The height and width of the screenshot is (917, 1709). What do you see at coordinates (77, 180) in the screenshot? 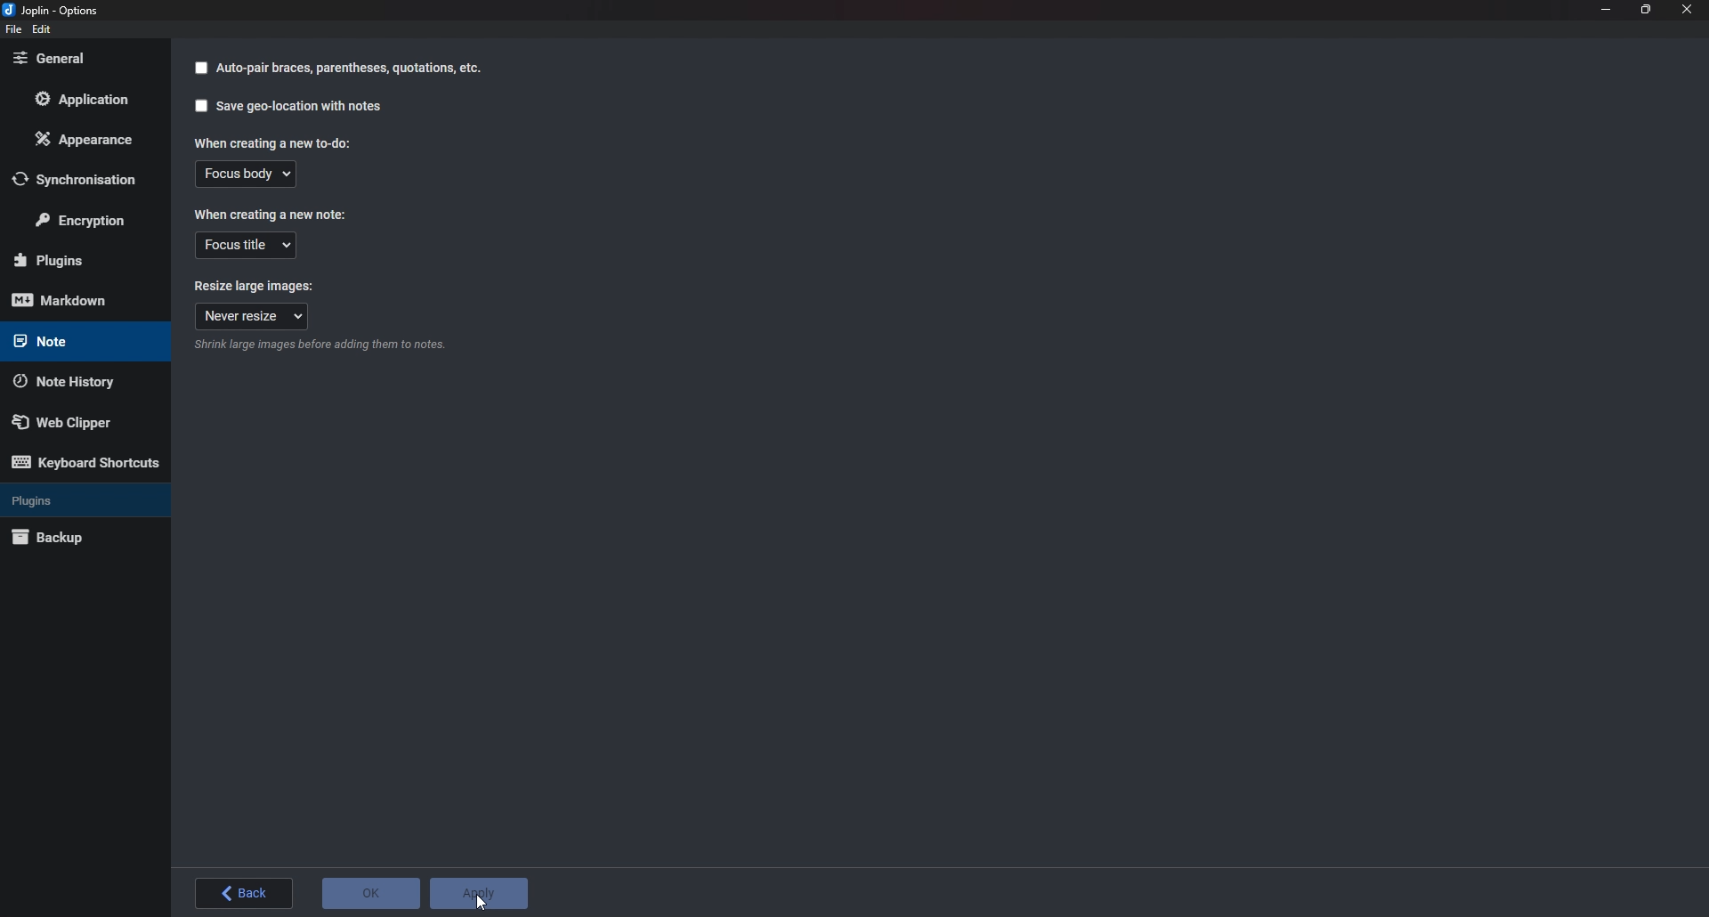
I see `Synchronization` at bounding box center [77, 180].